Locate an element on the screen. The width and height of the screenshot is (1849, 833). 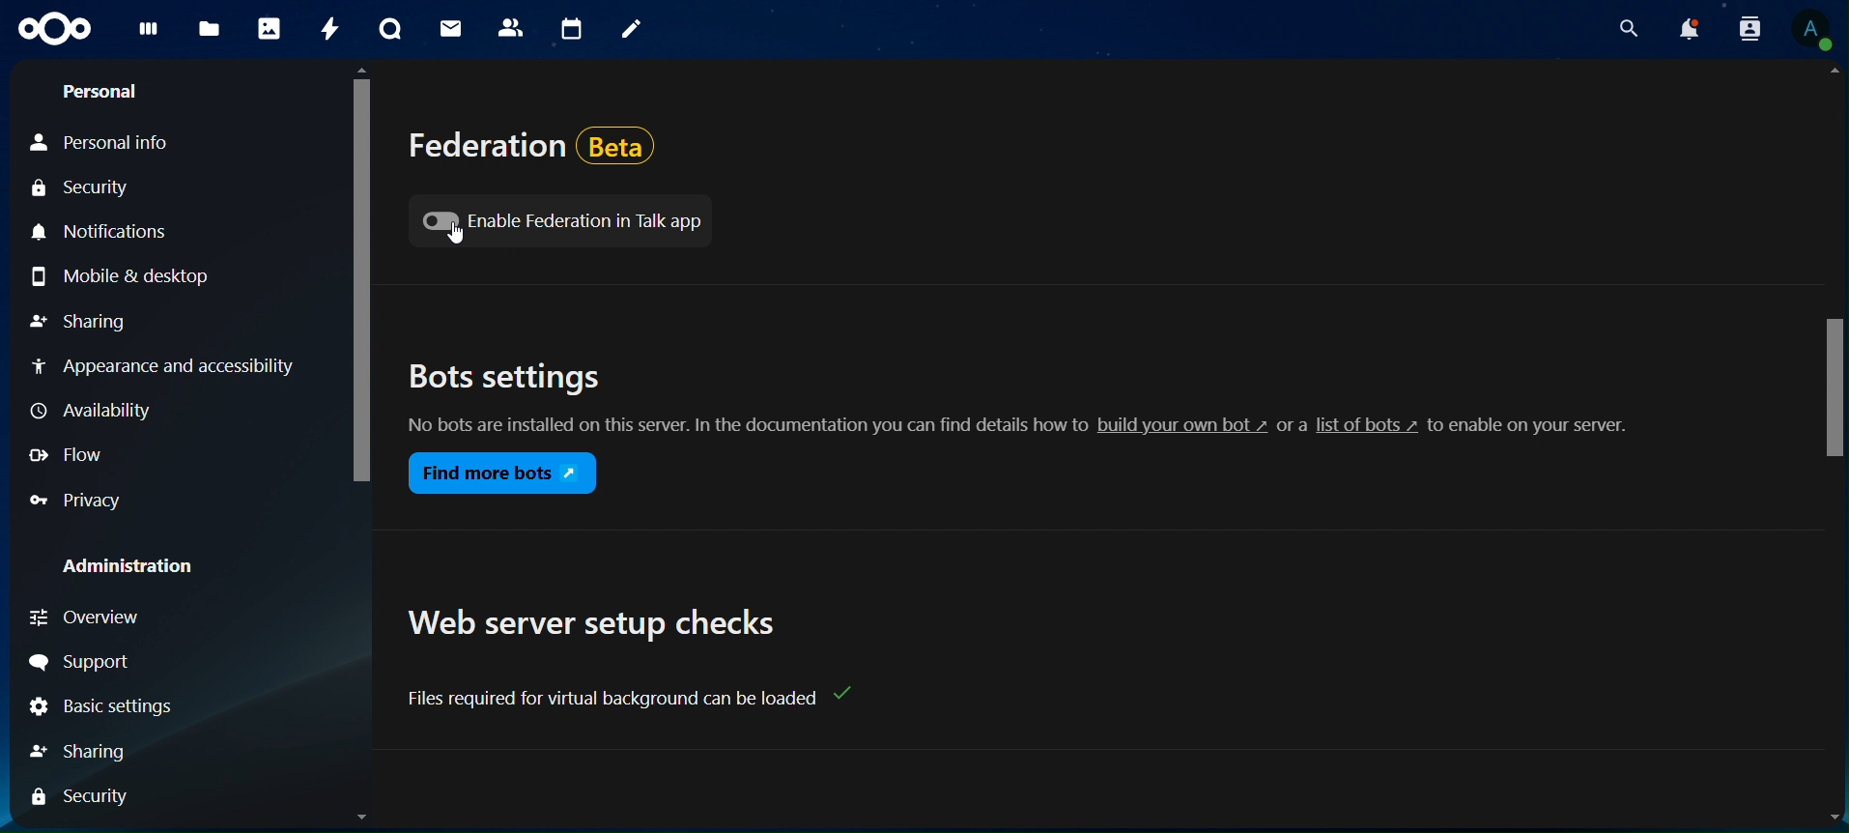
search is located at coordinates (1629, 29).